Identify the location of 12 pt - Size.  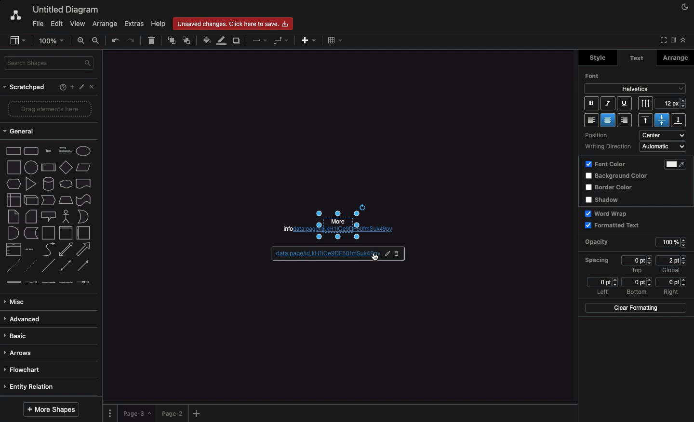
(672, 103).